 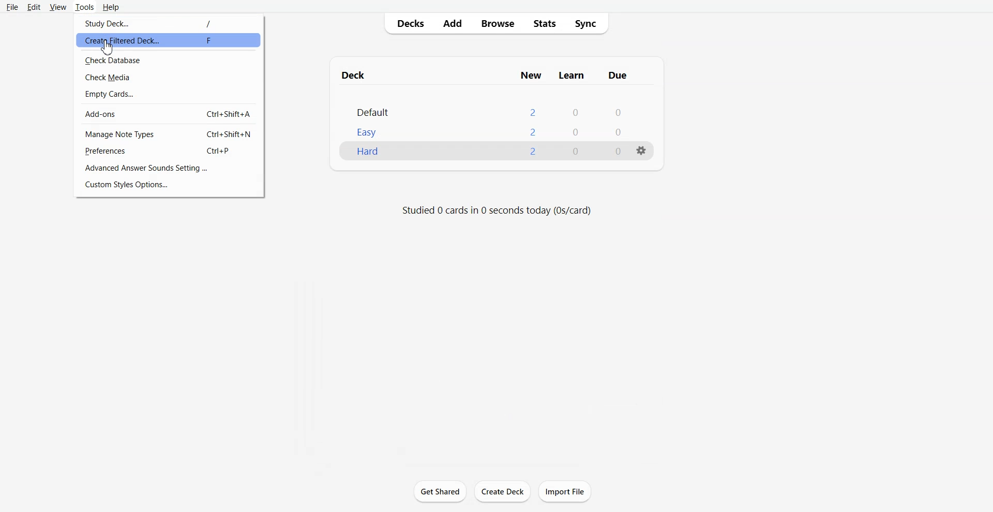 I want to click on Sync, so click(x=589, y=24).